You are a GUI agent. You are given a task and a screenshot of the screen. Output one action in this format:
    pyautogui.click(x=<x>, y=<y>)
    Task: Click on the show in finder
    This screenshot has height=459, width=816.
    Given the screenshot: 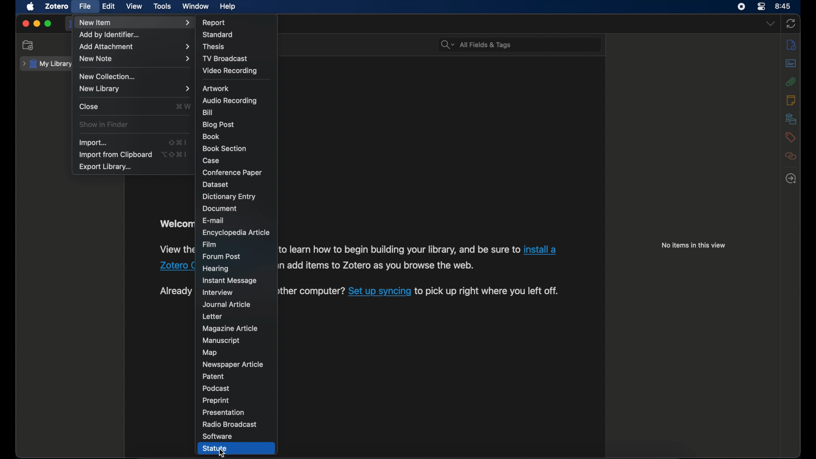 What is the action you would take?
    pyautogui.click(x=104, y=125)
    